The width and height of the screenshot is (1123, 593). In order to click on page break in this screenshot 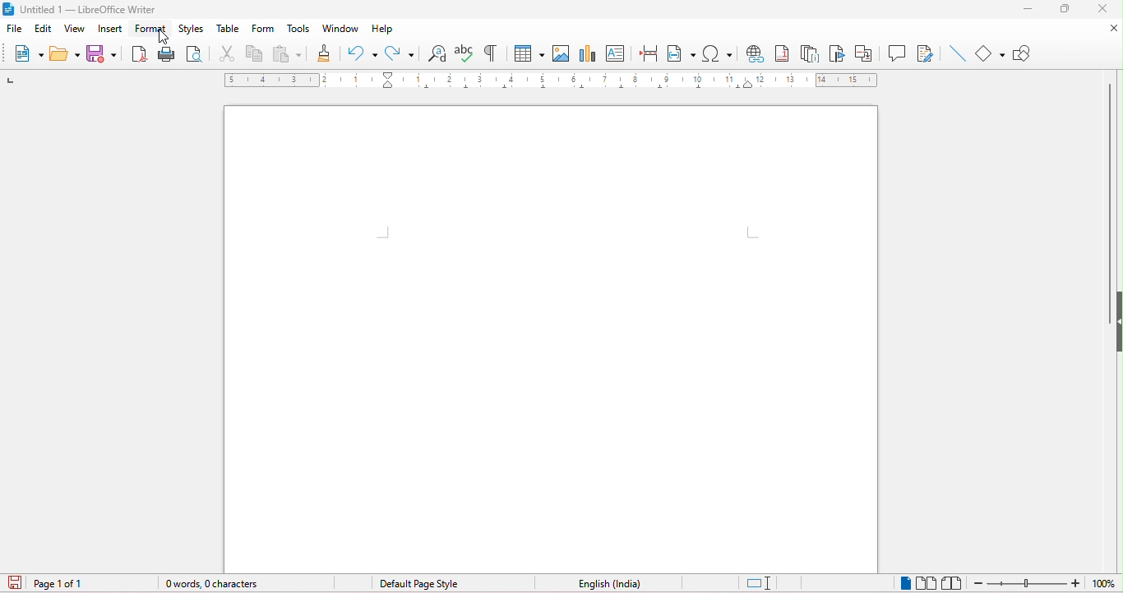, I will do `click(648, 51)`.